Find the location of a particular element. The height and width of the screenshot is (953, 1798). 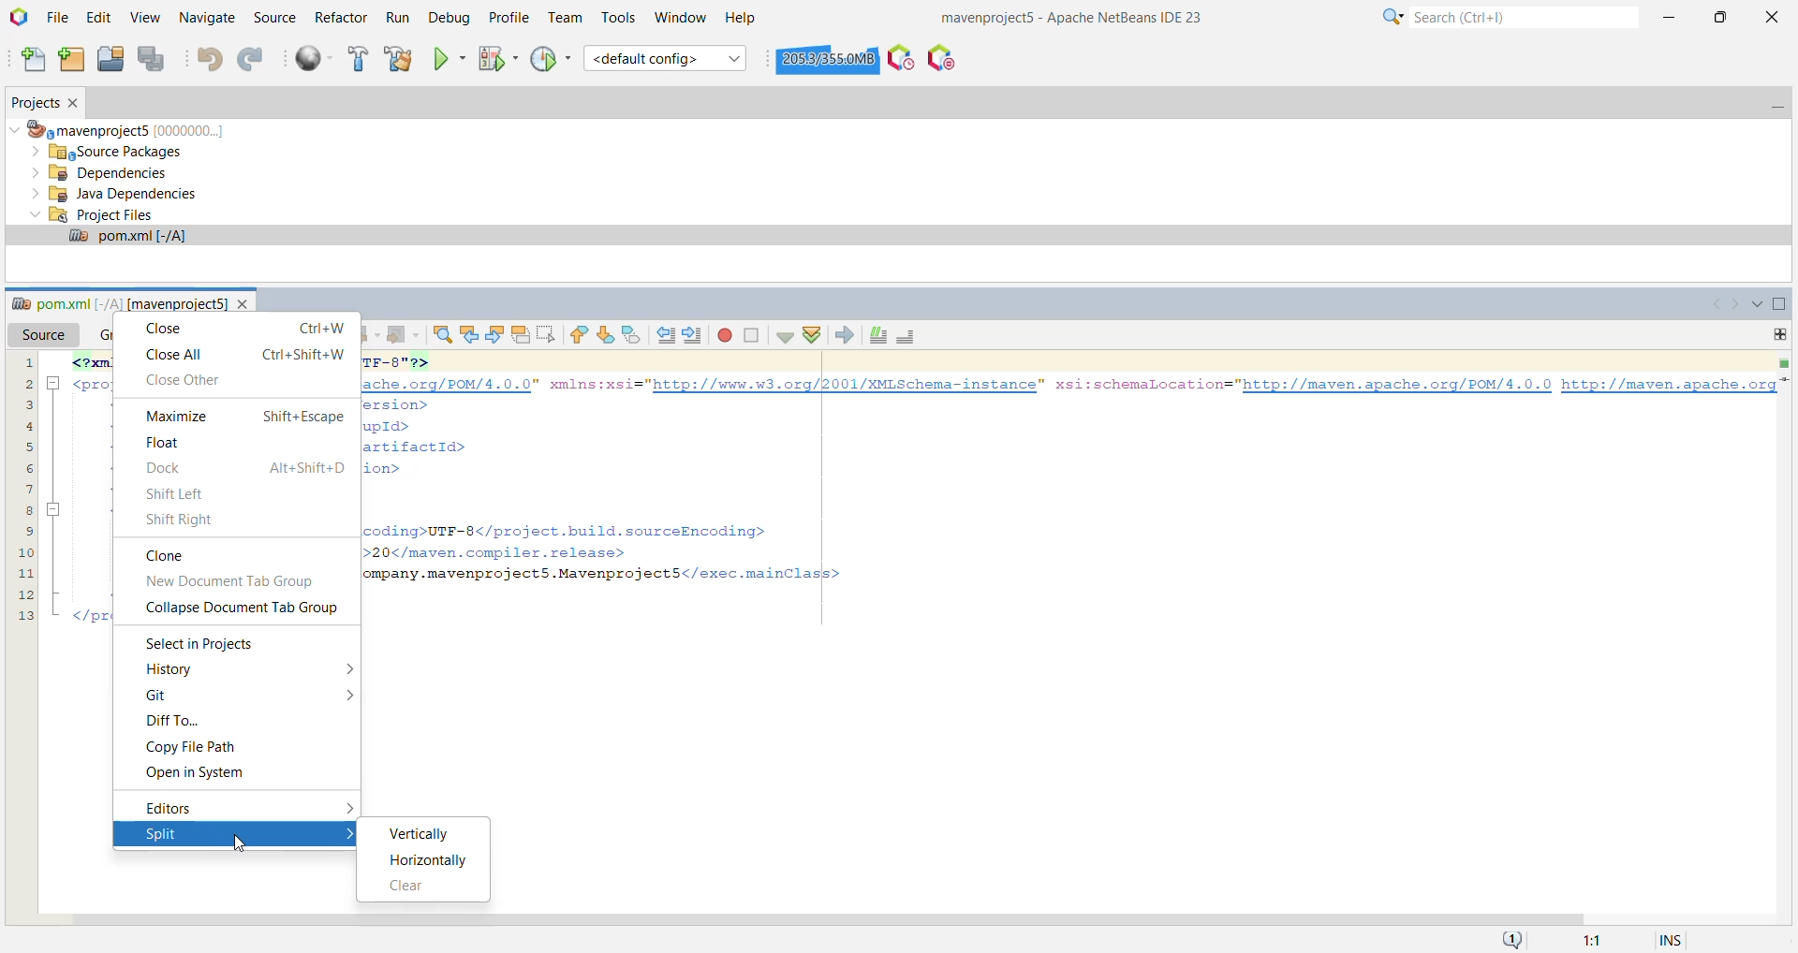

Window is located at coordinates (680, 17).